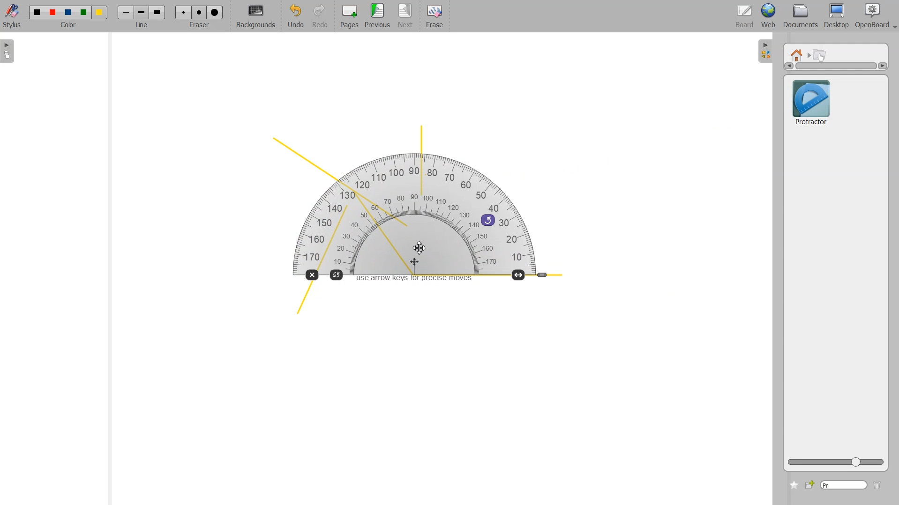 This screenshot has height=505, width=899. I want to click on Protractor, so click(435, 220).